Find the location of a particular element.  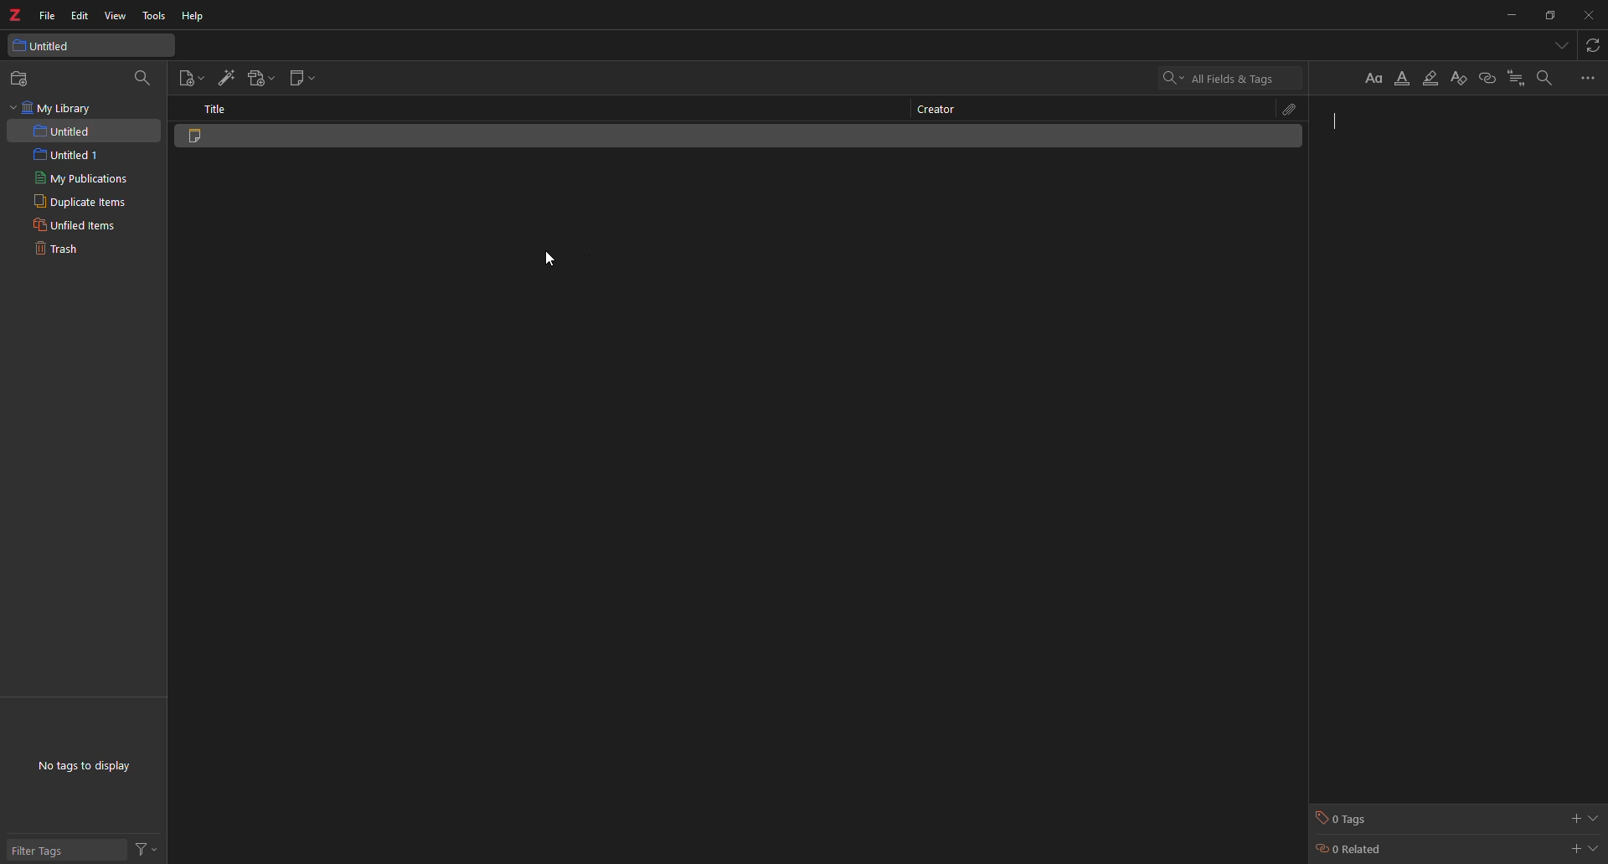

untitled is located at coordinates (48, 44).